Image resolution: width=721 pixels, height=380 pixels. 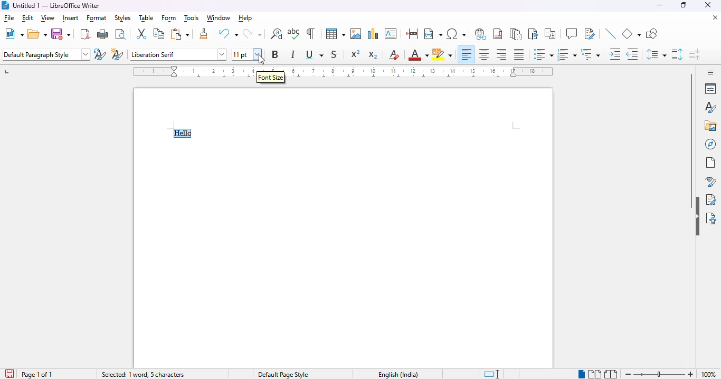 I want to click on zoom in, so click(x=690, y=374).